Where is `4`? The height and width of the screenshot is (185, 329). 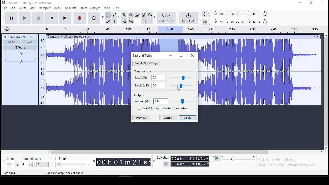 4 is located at coordinates (24, 164).